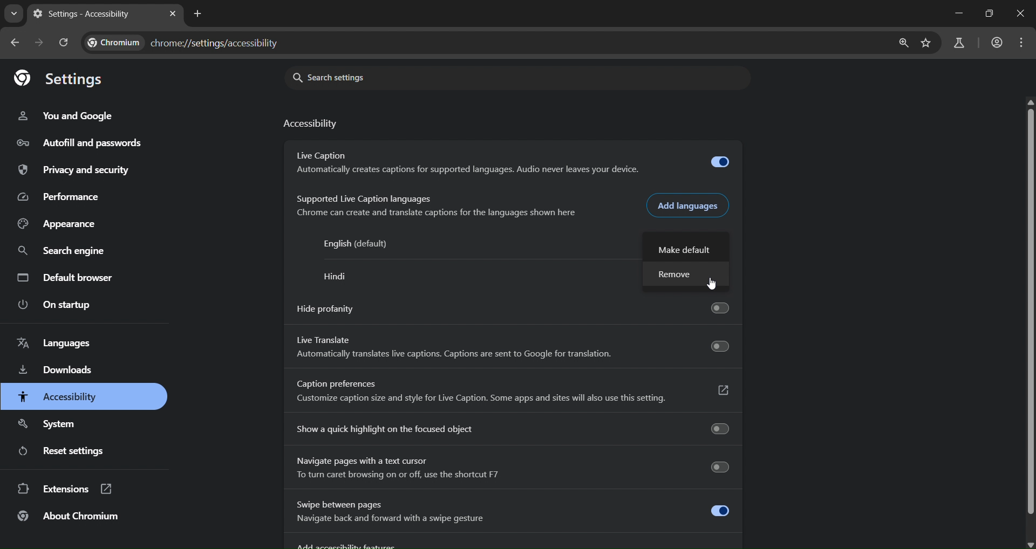 The height and width of the screenshot is (549, 1036). I want to click on minimize, so click(959, 12).